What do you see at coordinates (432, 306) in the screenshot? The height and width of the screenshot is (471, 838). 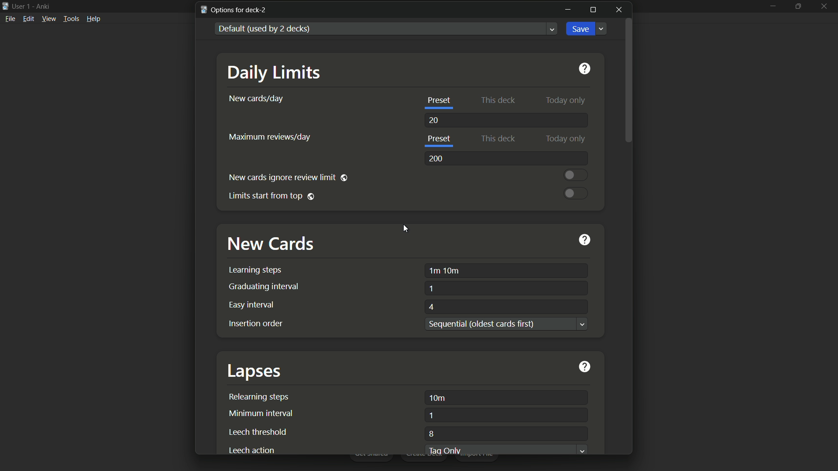 I see `4` at bounding box center [432, 306].